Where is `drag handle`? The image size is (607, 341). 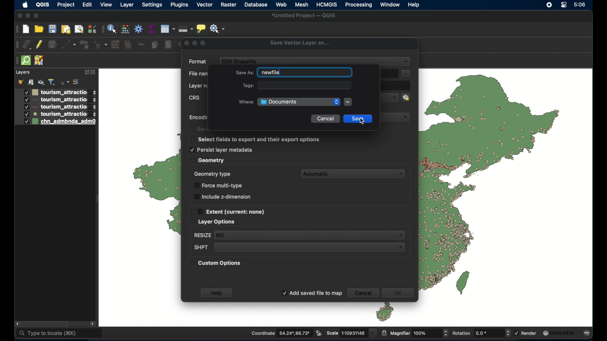 drag handle is located at coordinates (15, 61).